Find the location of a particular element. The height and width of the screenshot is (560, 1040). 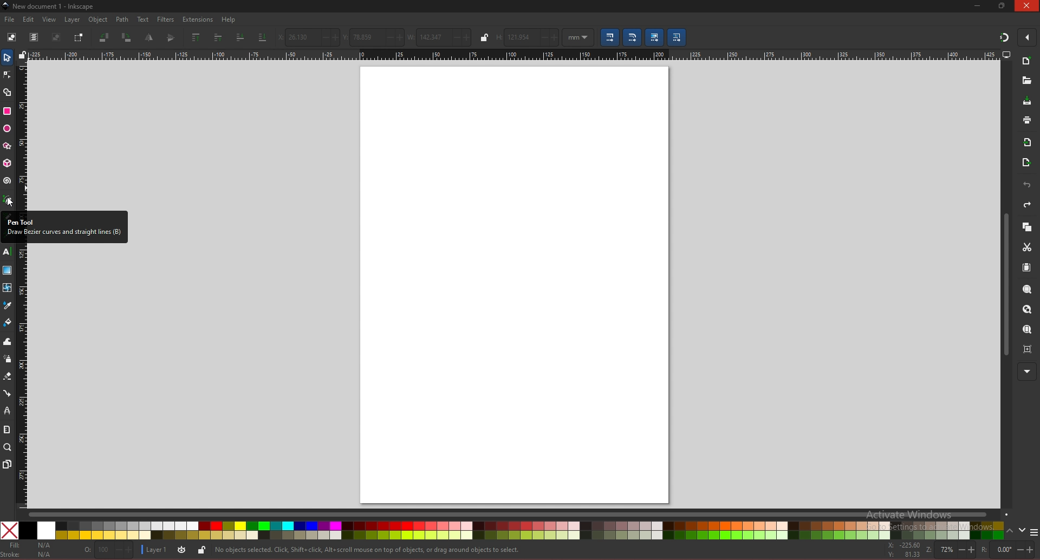

rotate 90 degree cw is located at coordinates (127, 38).